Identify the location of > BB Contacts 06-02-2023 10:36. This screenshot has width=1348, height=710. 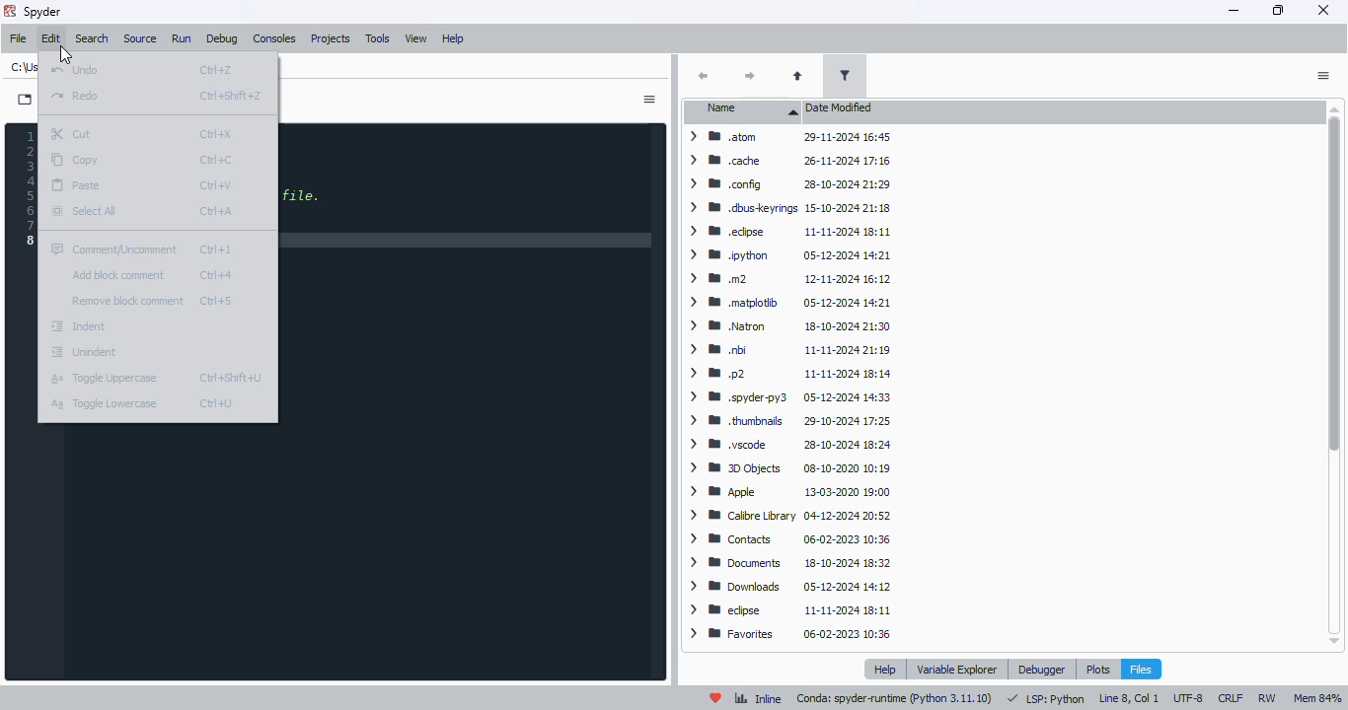
(787, 538).